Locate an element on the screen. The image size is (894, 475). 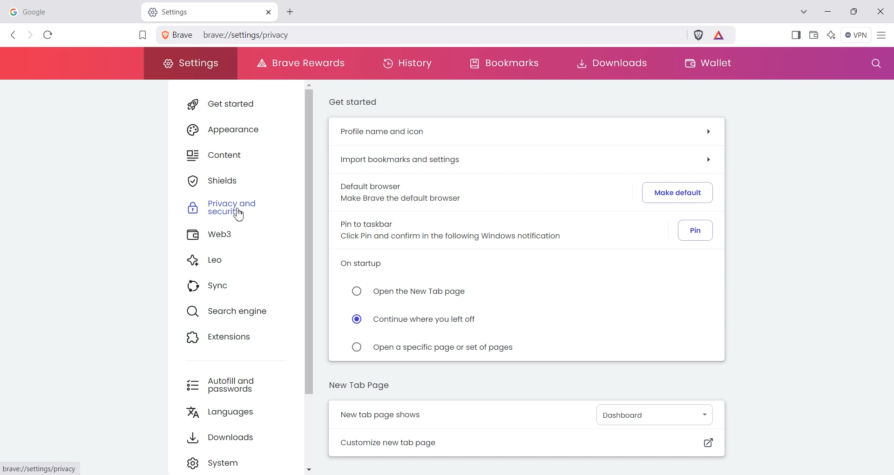
on startup is located at coordinates (364, 265).